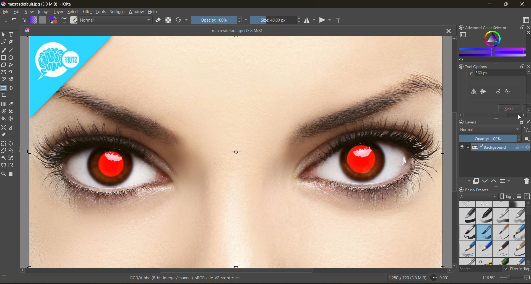 Image resolution: width=531 pixels, height=284 pixels. What do you see at coordinates (11, 88) in the screenshot?
I see `tool` at bounding box center [11, 88].